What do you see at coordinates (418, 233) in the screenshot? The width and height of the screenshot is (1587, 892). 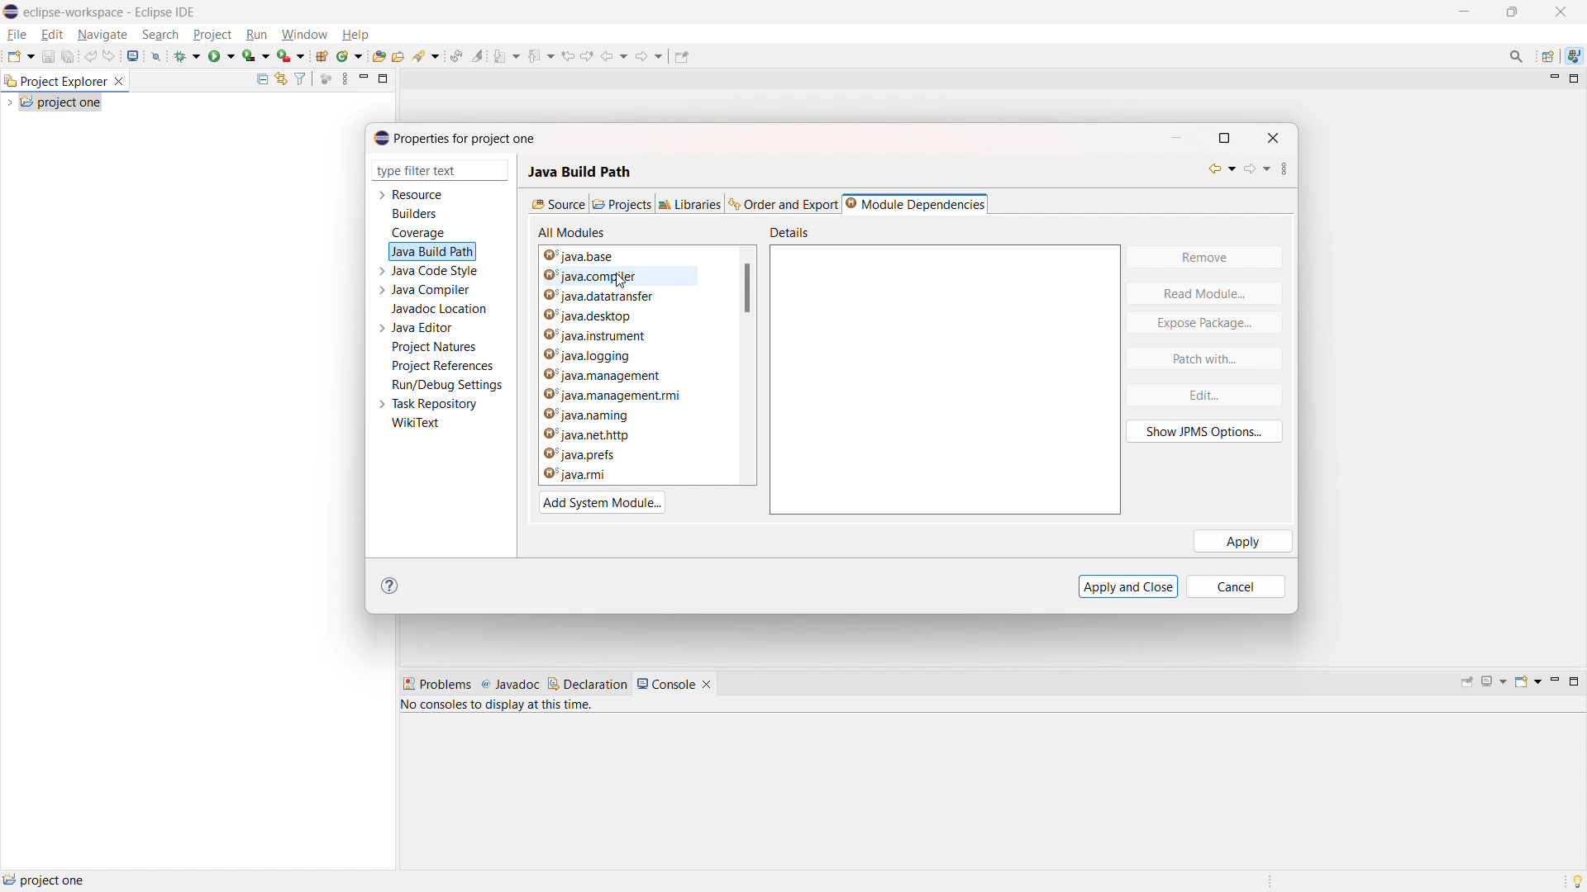 I see `coverage` at bounding box center [418, 233].